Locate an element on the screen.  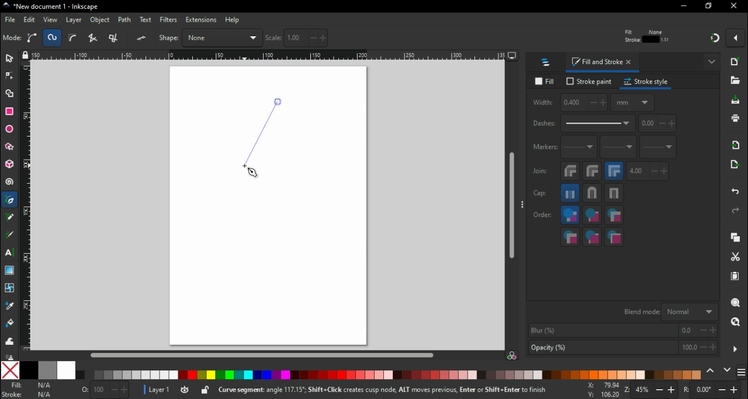
blur is located at coordinates (624, 330).